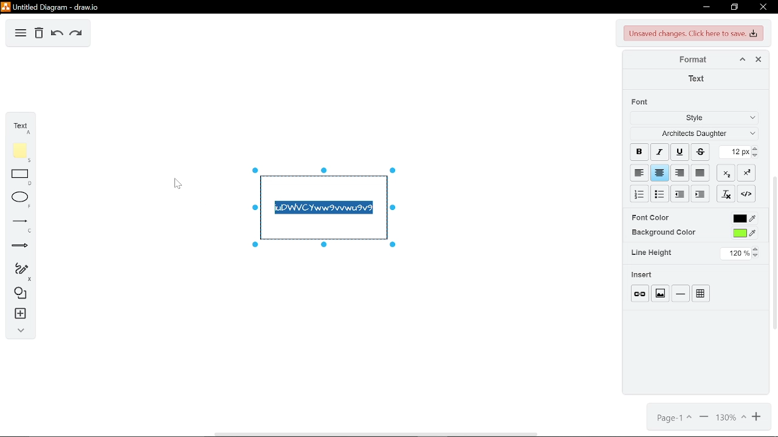 The width and height of the screenshot is (778, 437). Describe the element at coordinates (757, 149) in the screenshot. I see `Increase text size` at that location.